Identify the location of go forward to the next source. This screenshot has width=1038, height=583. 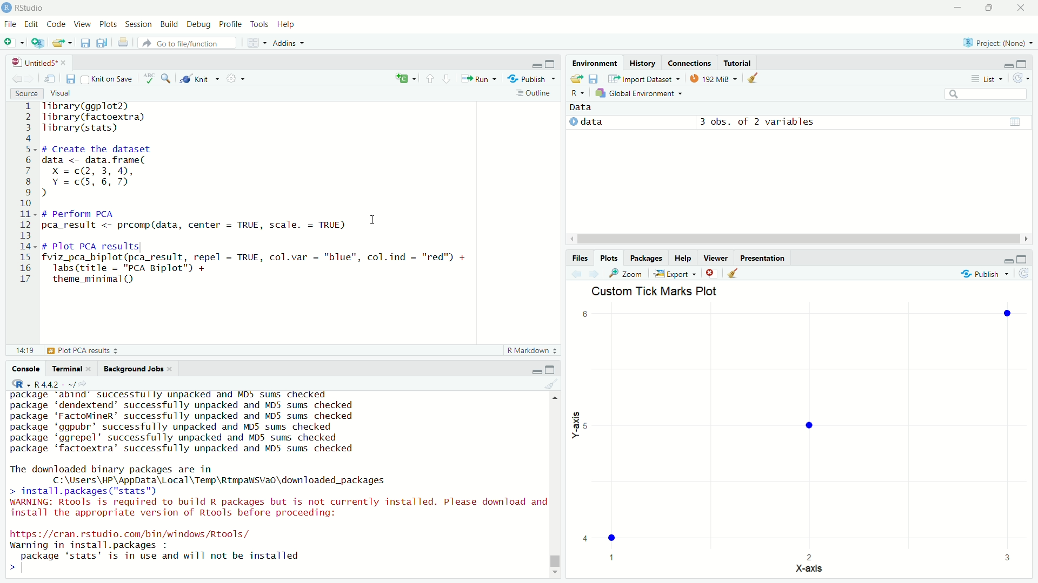
(31, 79).